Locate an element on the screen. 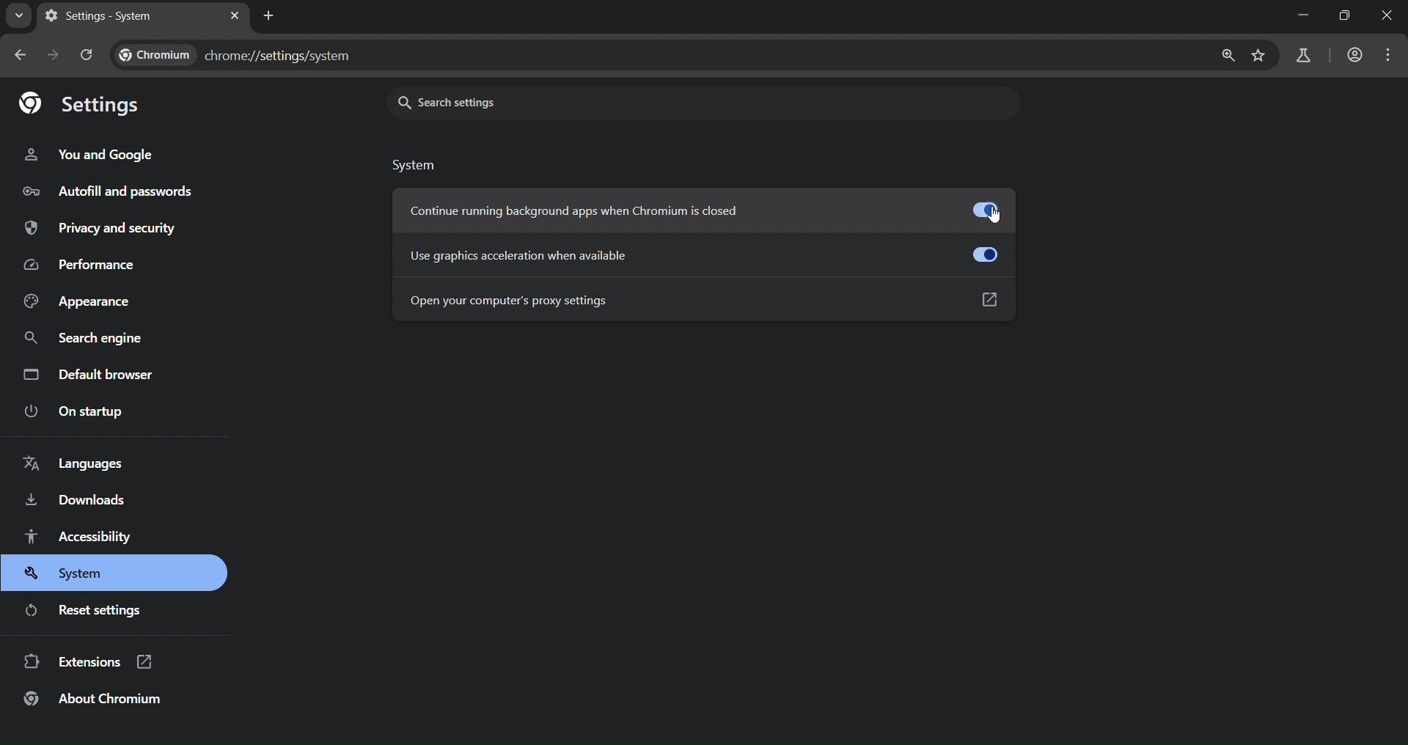 The width and height of the screenshot is (1408, 745). go back one page is located at coordinates (19, 56).